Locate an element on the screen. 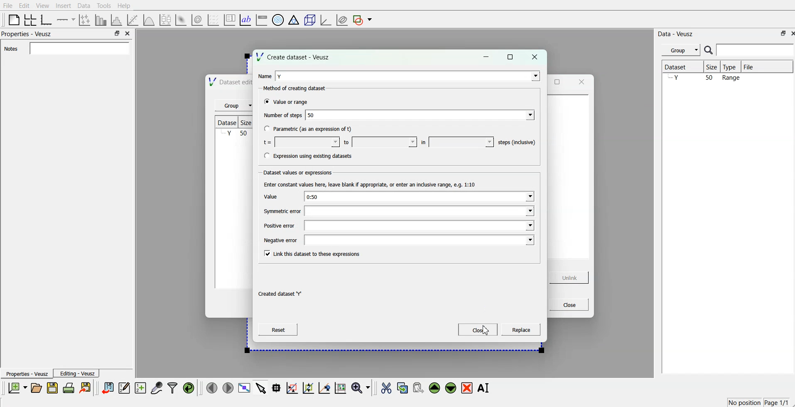 This screenshot has width=795, height=407. Expression using existing datasets is located at coordinates (318, 156).